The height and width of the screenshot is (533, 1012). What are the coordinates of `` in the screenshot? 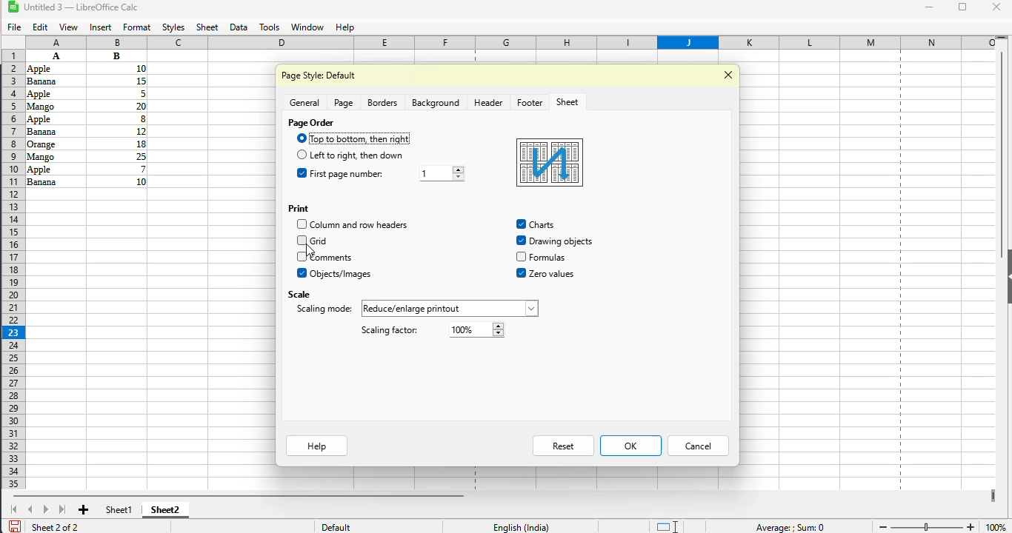 It's located at (55, 155).